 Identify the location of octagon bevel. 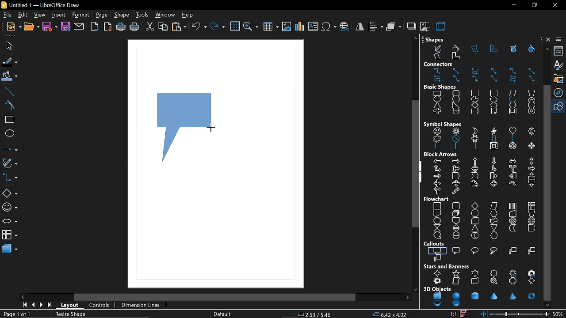
(513, 147).